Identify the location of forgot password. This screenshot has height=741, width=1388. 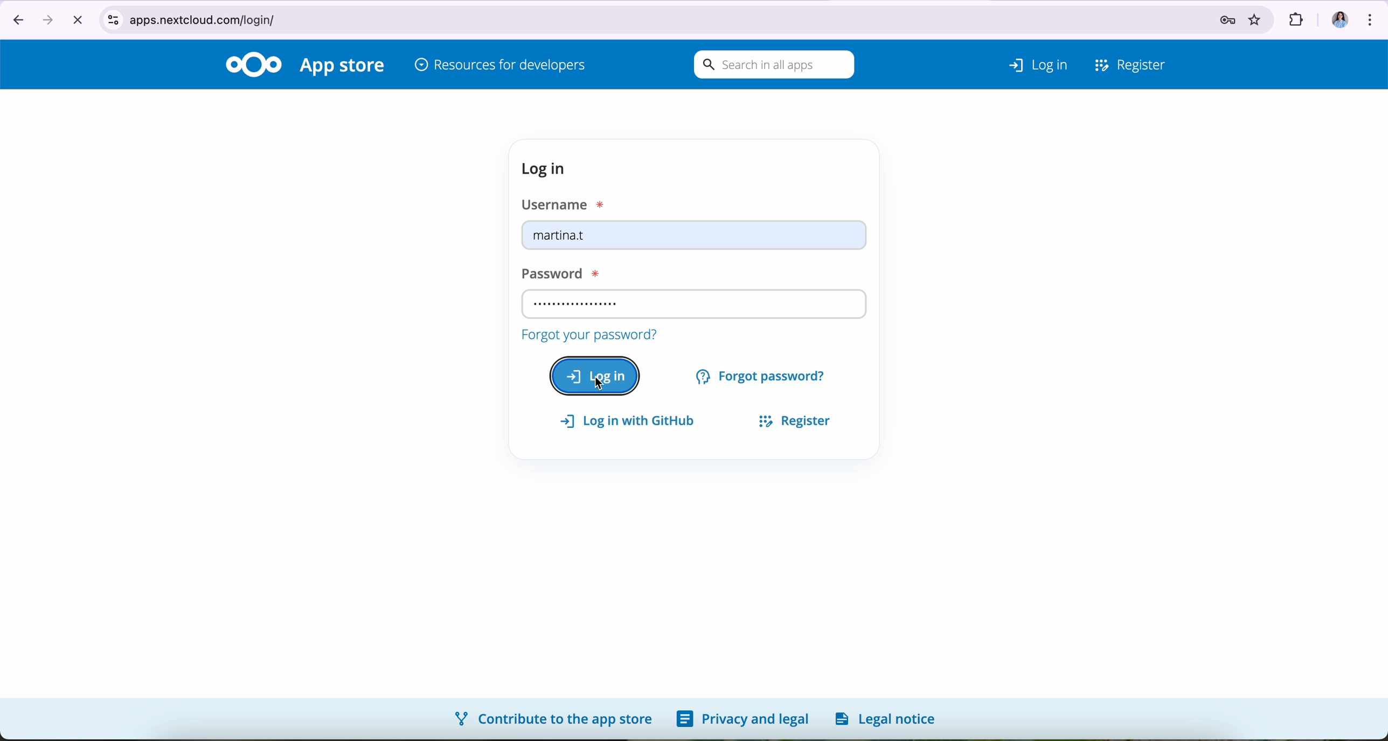
(762, 375).